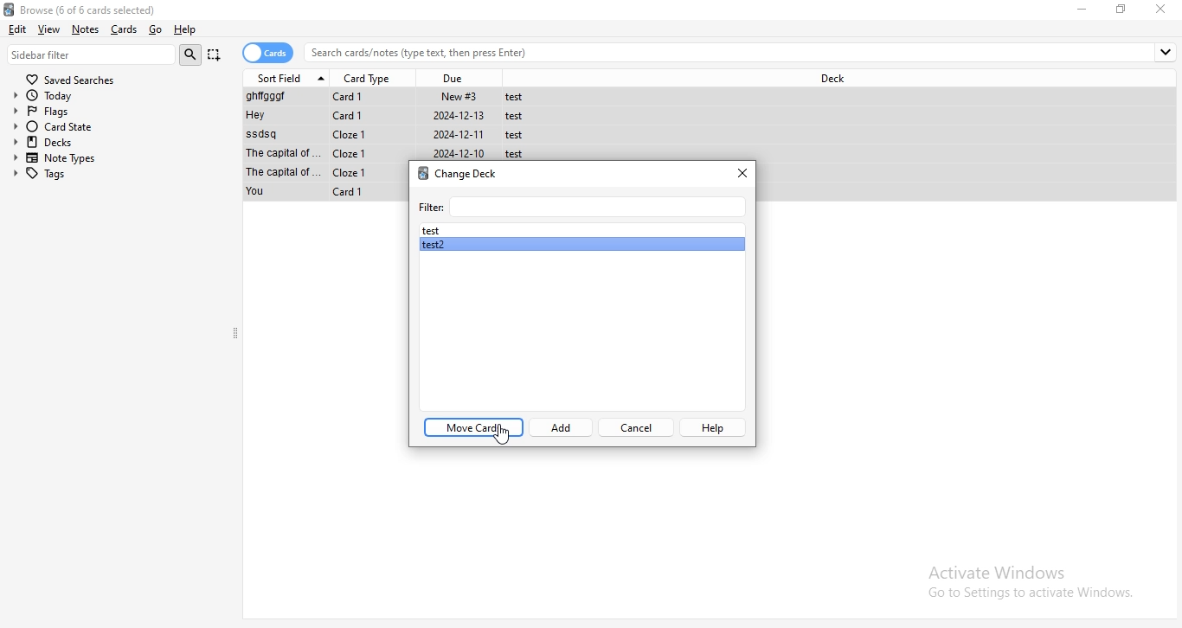 The width and height of the screenshot is (1182, 628). What do you see at coordinates (113, 96) in the screenshot?
I see `today` at bounding box center [113, 96].